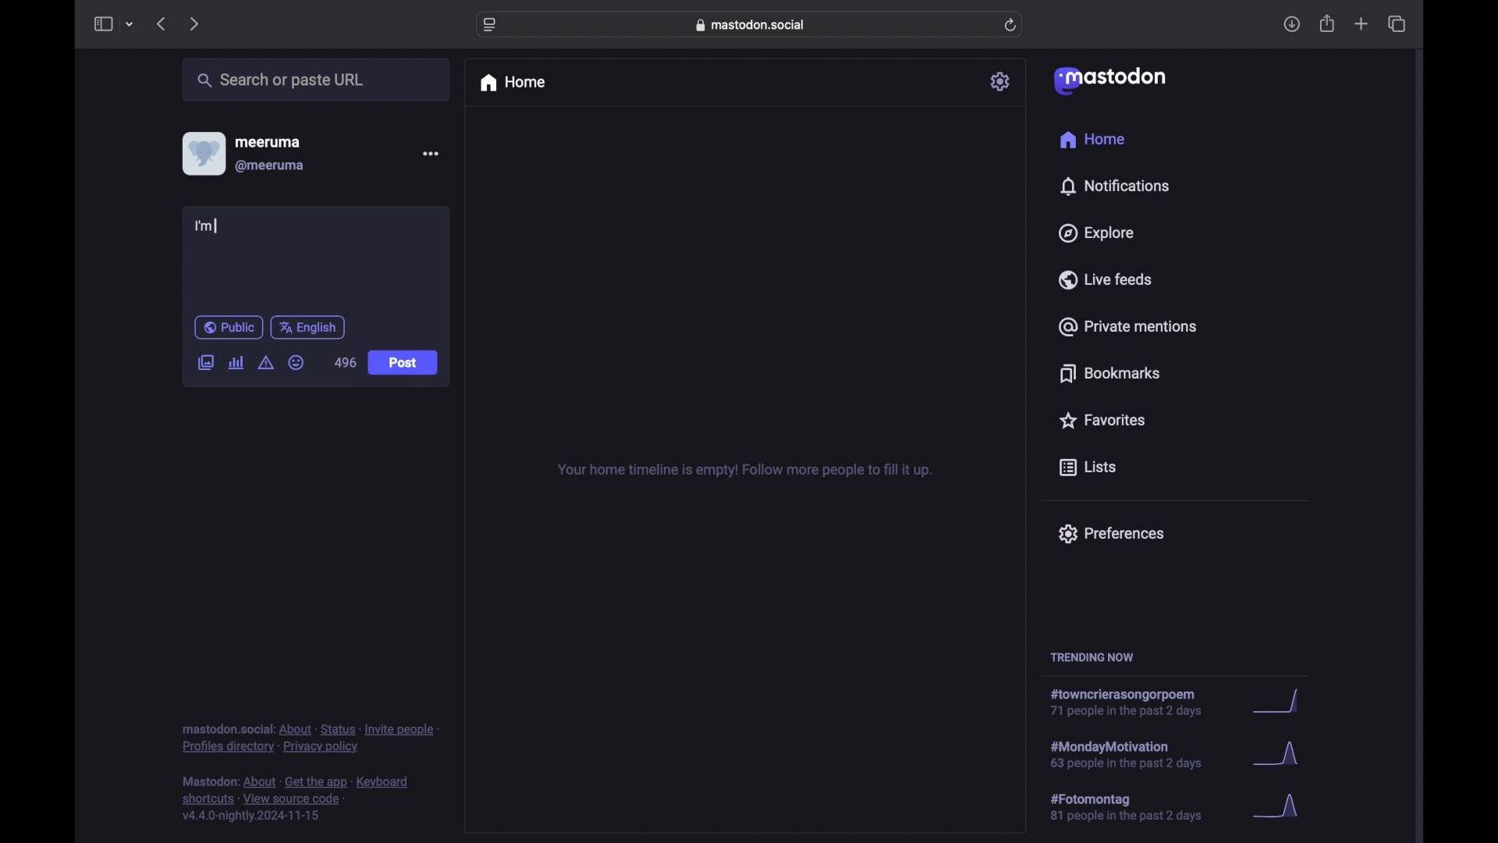  Describe the element at coordinates (1097, 233) in the screenshot. I see `explore` at that location.